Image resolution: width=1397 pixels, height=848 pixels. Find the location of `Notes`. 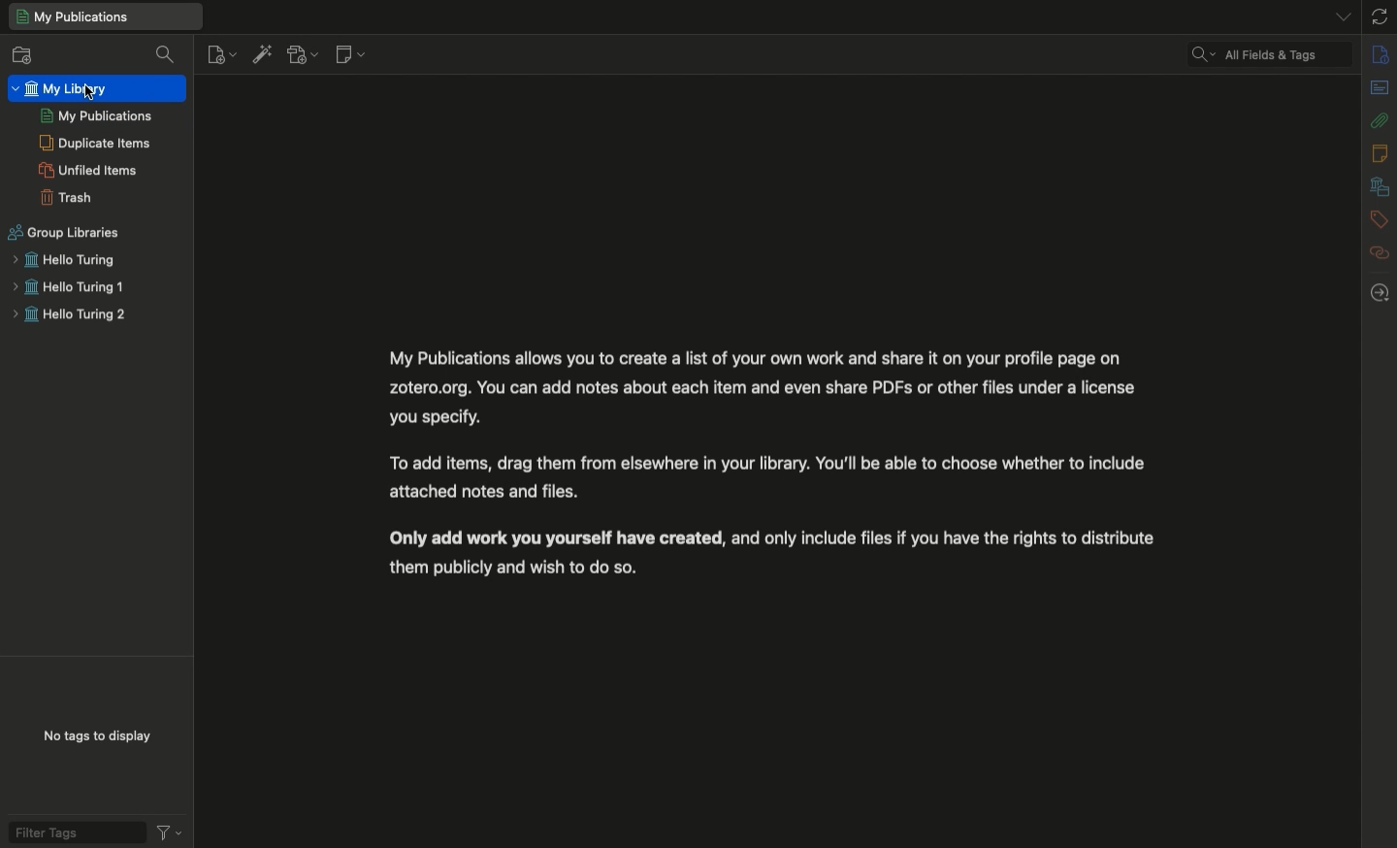

Notes is located at coordinates (1382, 153).